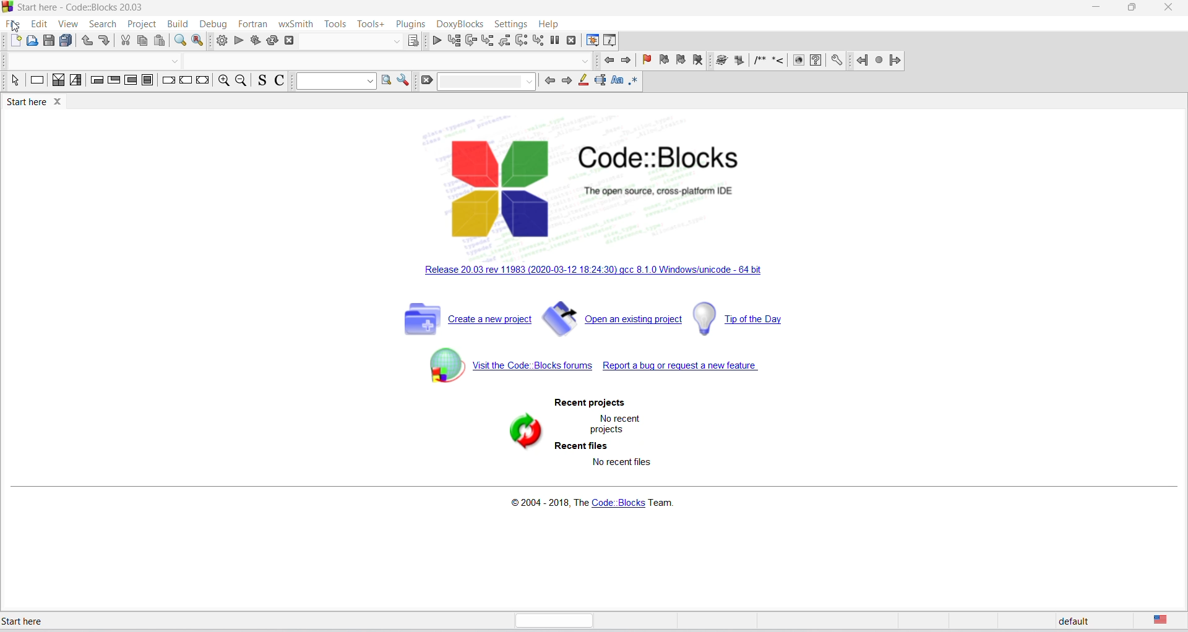 The height and width of the screenshot is (632, 1188). I want to click on dropdown, so click(489, 81).